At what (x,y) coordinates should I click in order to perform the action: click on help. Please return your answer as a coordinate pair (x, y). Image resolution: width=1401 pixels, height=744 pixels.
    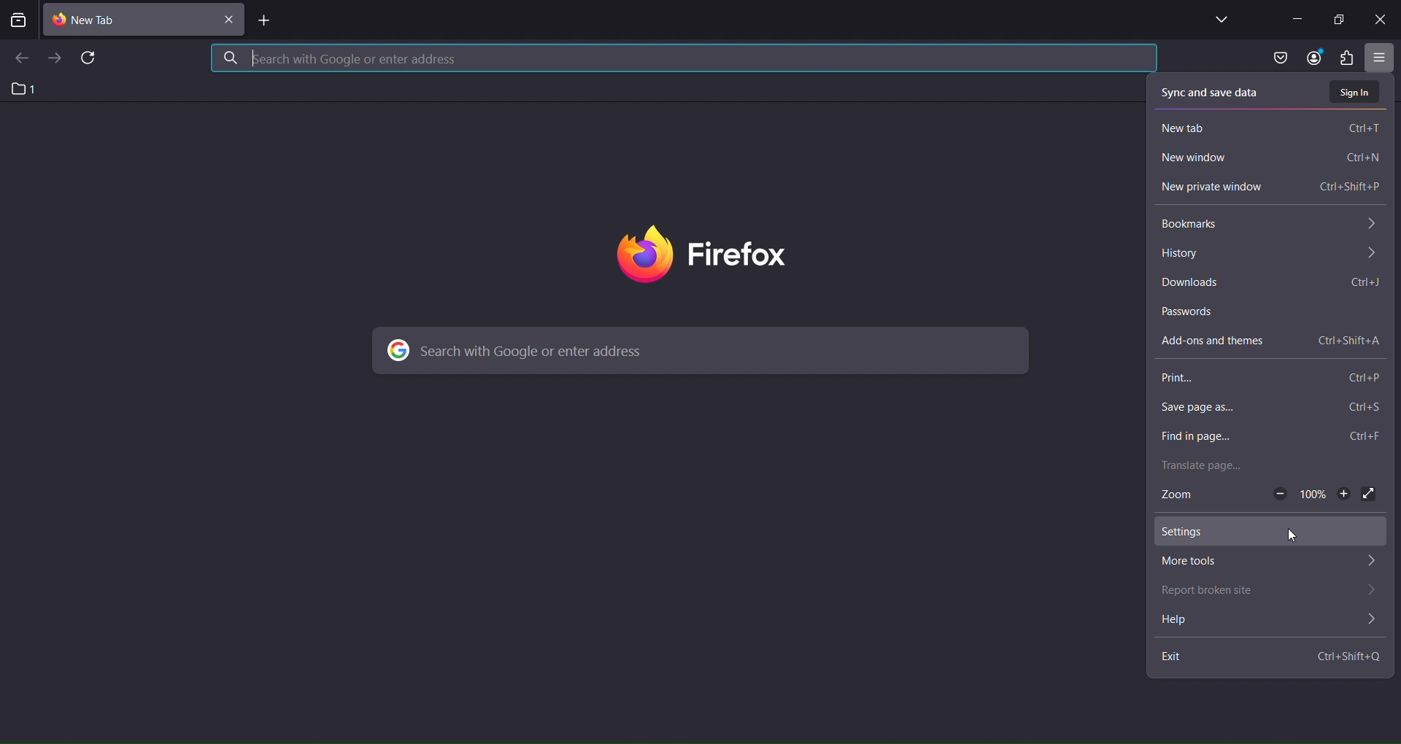
    Looking at the image, I should click on (1268, 621).